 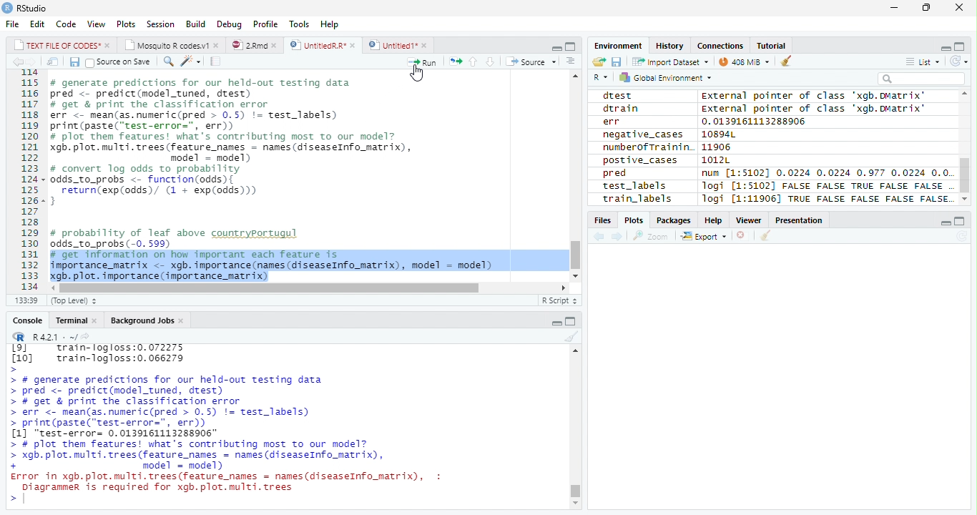 What do you see at coordinates (472, 62) in the screenshot?
I see `Up` at bounding box center [472, 62].